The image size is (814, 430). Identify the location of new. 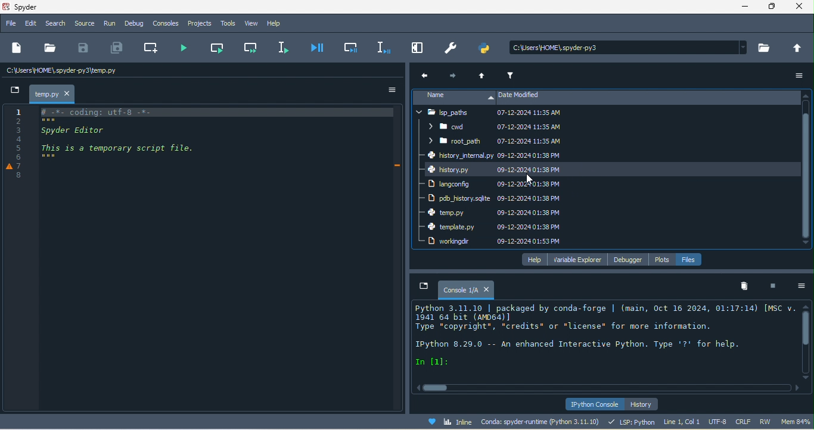
(20, 48).